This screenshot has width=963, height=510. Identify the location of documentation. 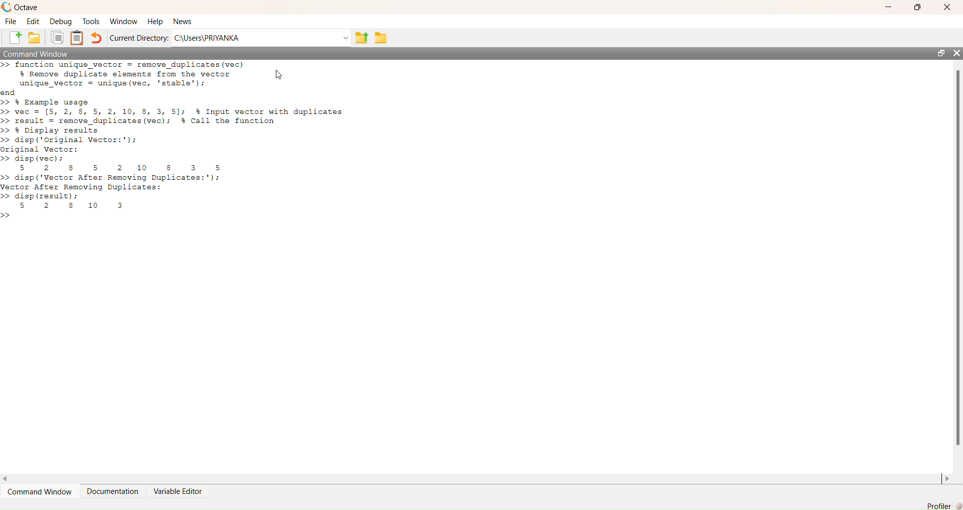
(114, 491).